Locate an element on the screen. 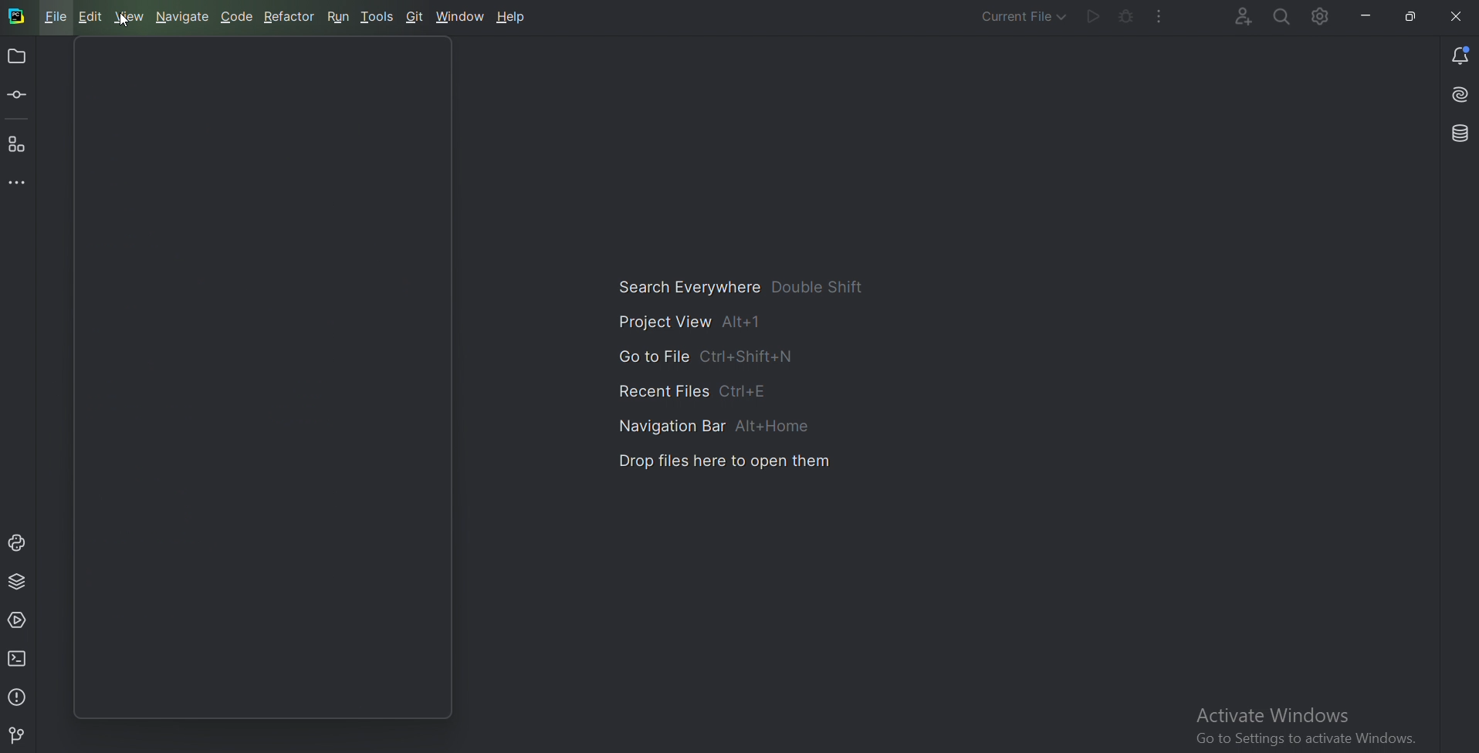 The height and width of the screenshot is (753, 1479). Structure is located at coordinates (18, 144).